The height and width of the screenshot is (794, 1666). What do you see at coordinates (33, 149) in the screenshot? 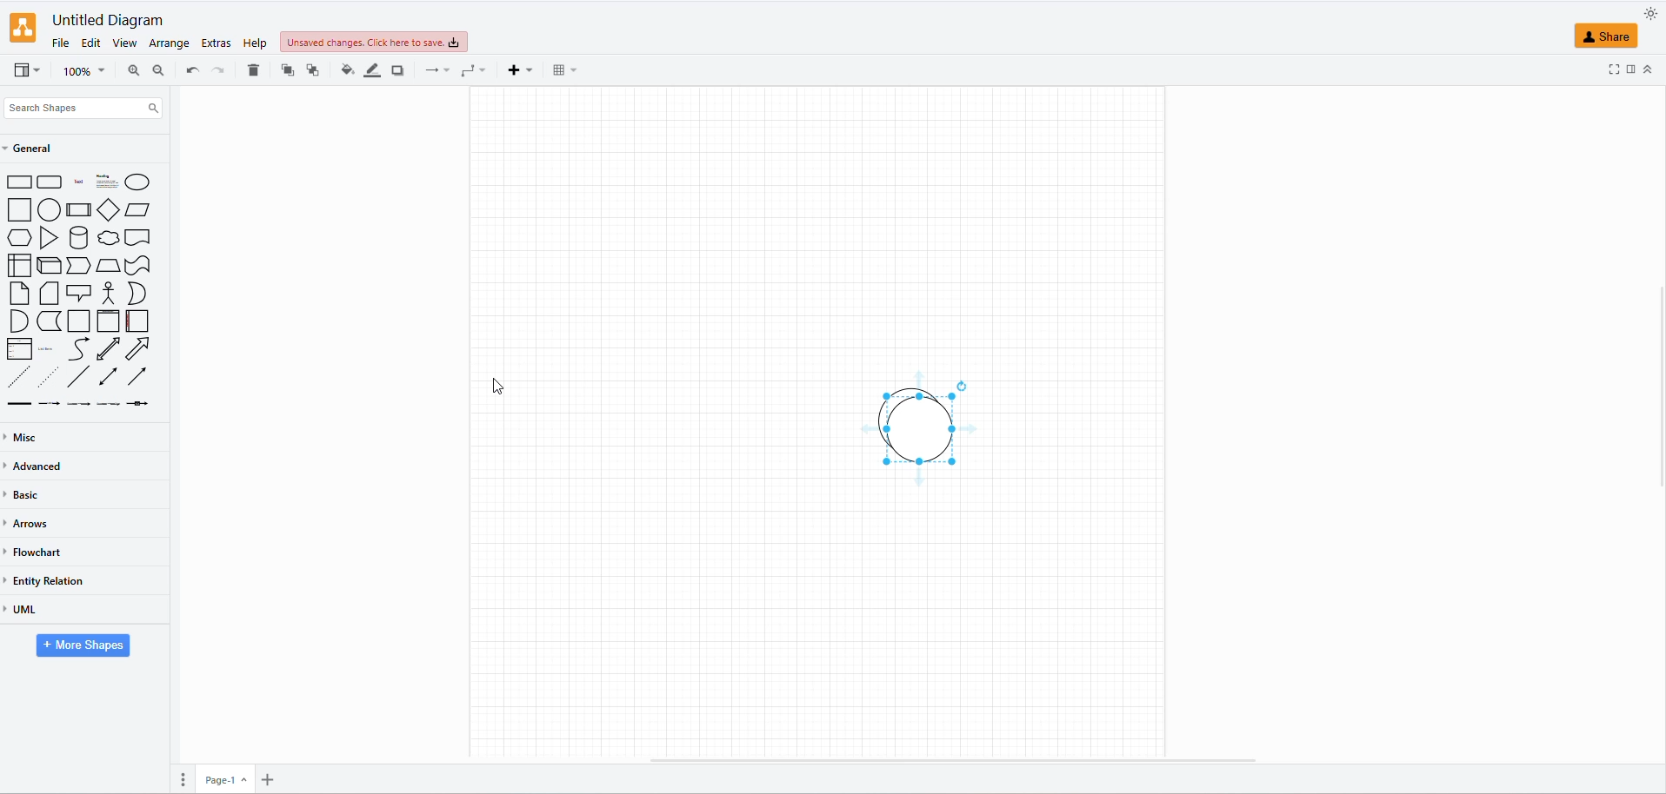
I see `GENERAL` at bounding box center [33, 149].